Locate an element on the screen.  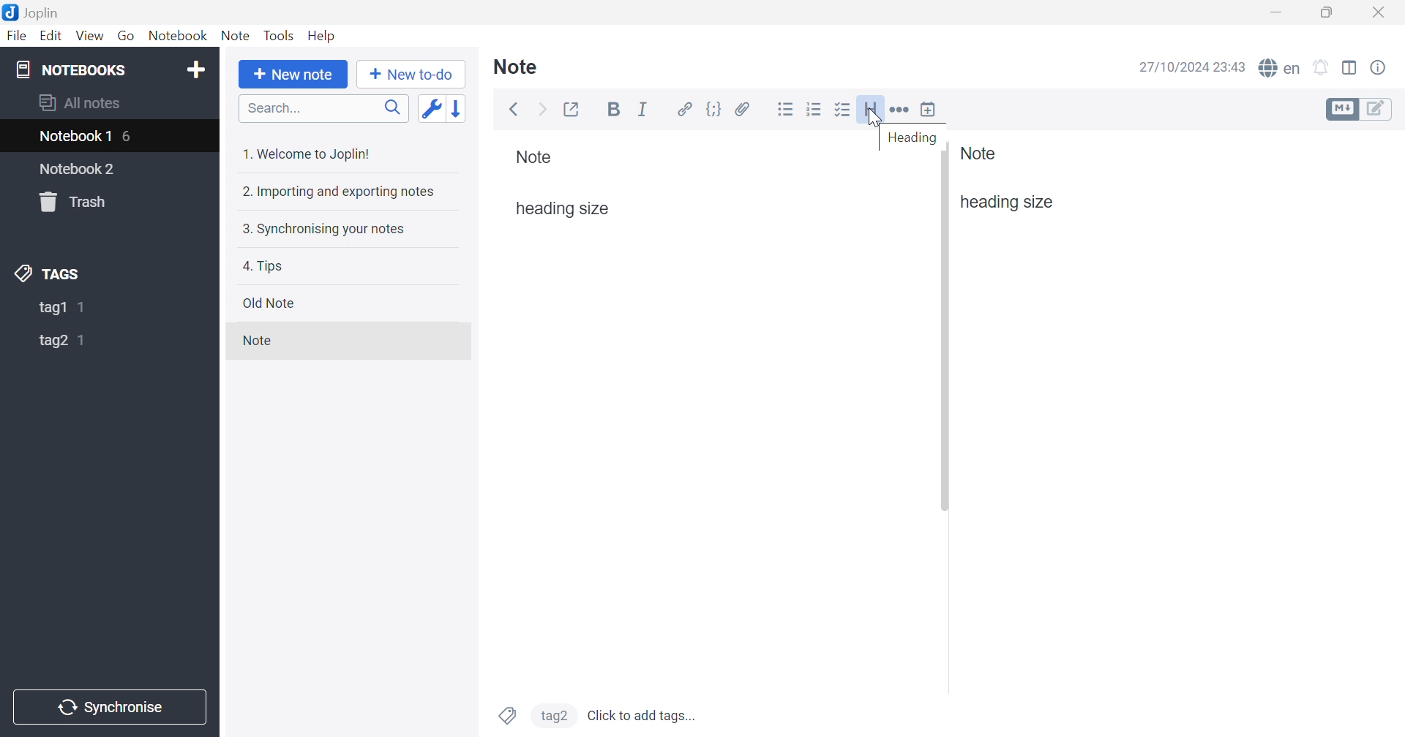
Bold is located at coordinates (616, 110).